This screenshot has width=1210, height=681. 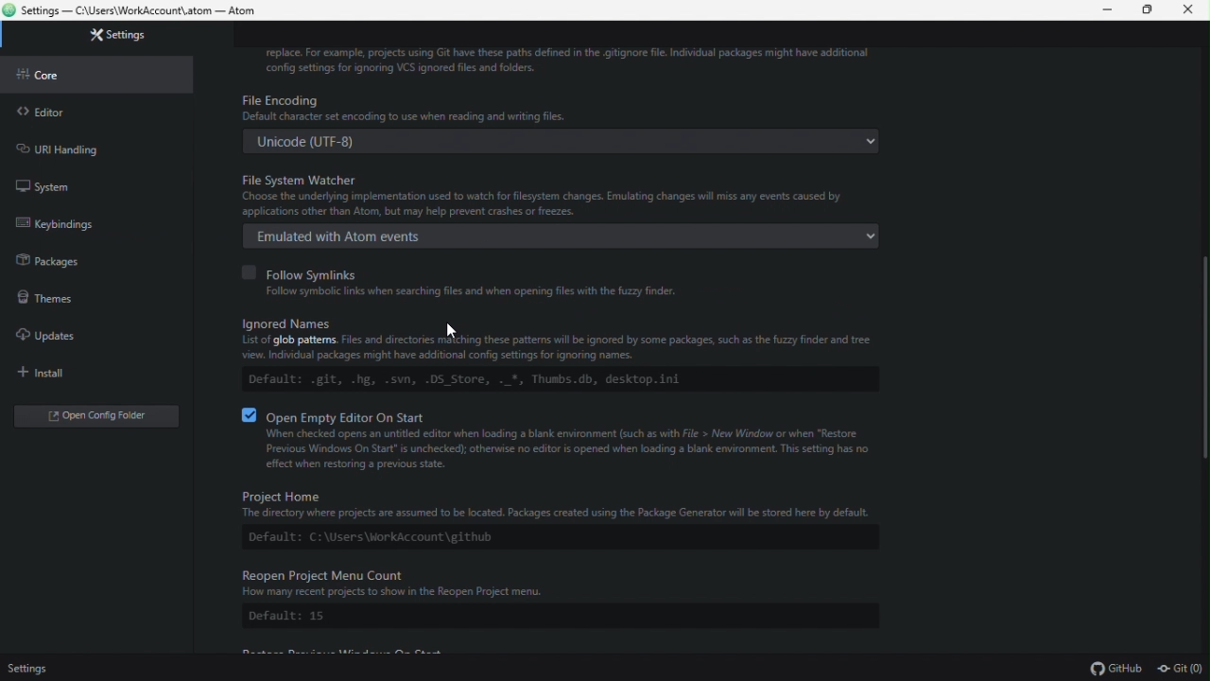 I want to click on close, so click(x=1189, y=10).